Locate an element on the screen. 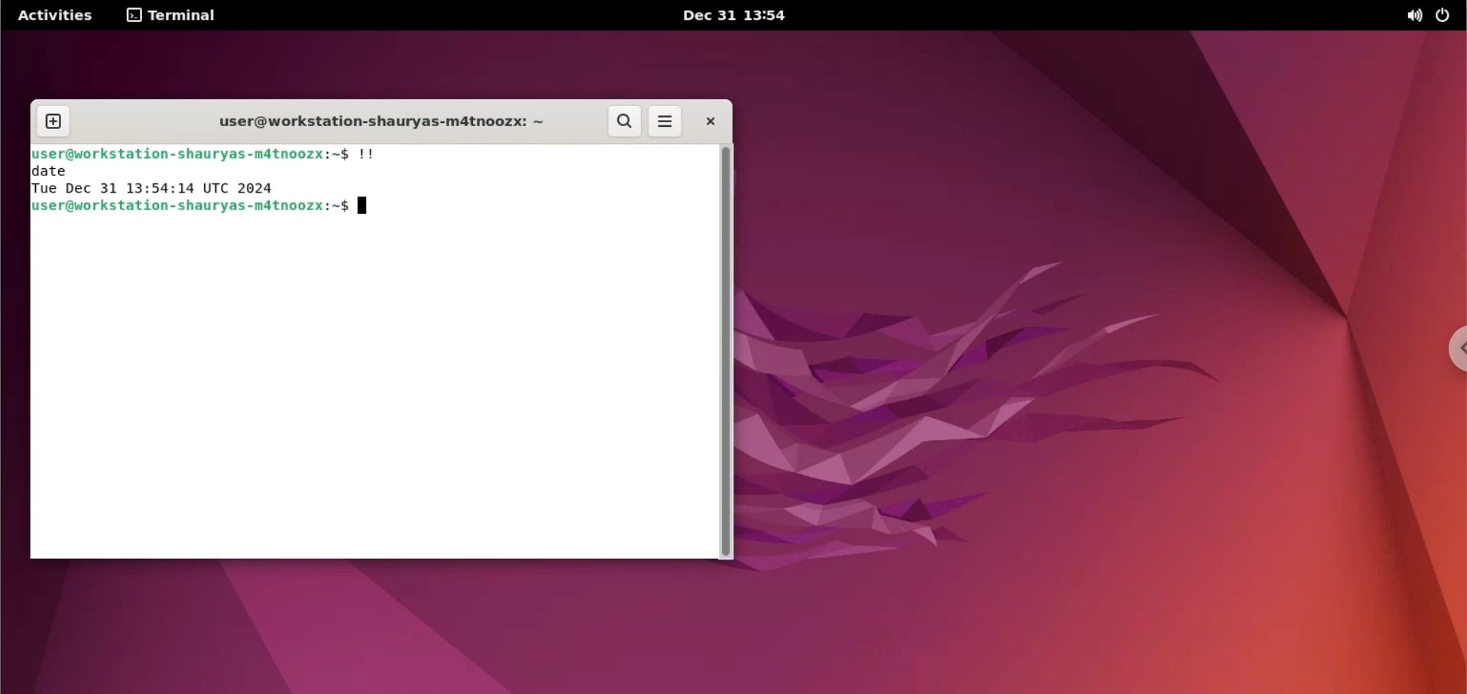 Image resolution: width=1467 pixels, height=694 pixels. puser@gworkstation-shauryas-s4tnoozx Et | is located at coordinates (194, 209).